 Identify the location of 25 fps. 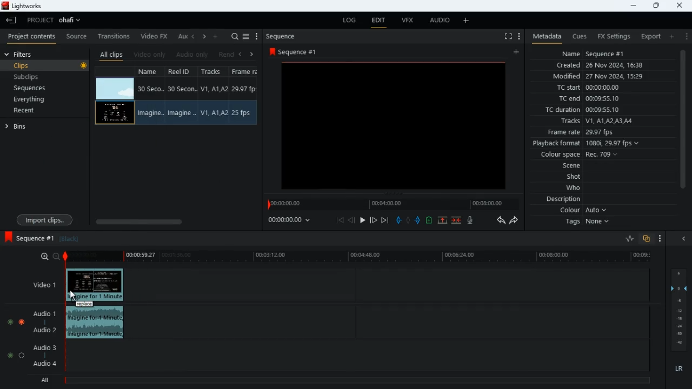
(243, 113).